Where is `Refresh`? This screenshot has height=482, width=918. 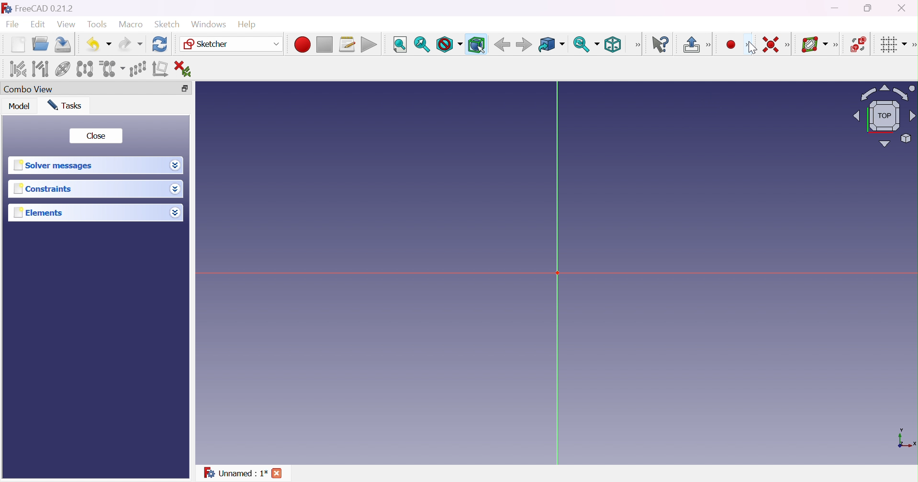 Refresh is located at coordinates (160, 44).